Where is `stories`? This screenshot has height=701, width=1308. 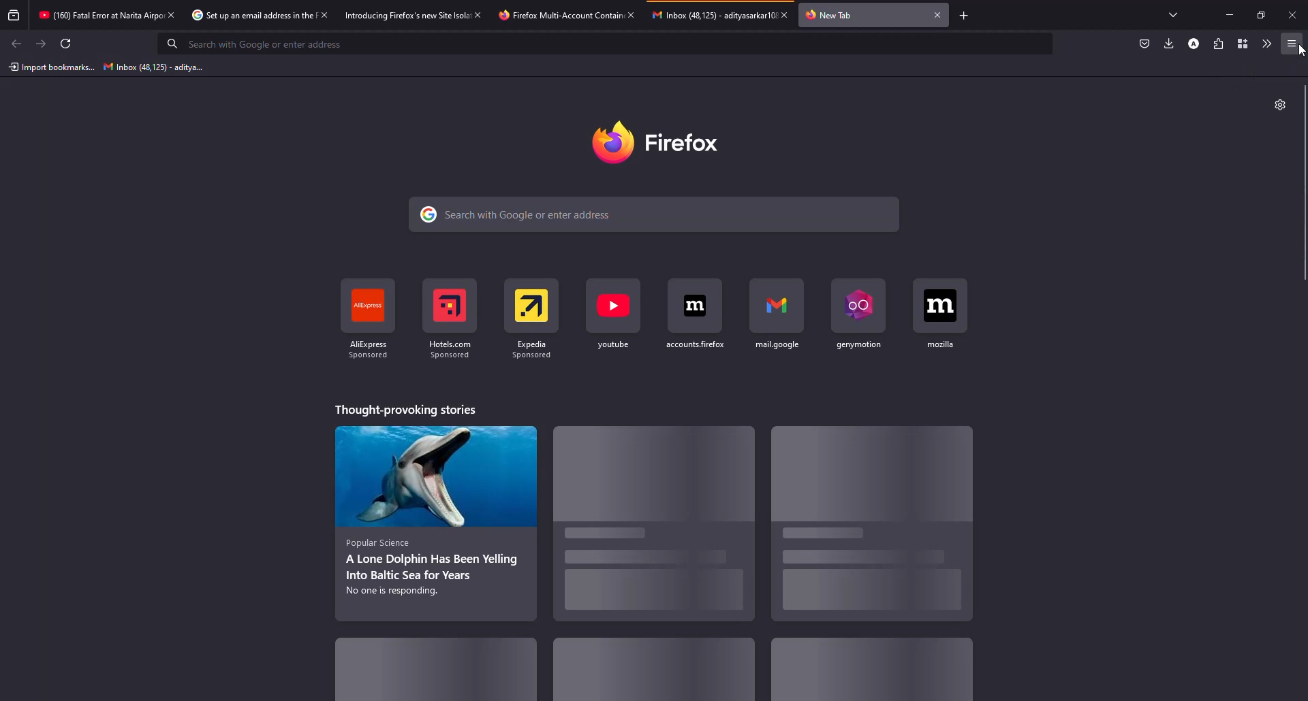 stories is located at coordinates (868, 677).